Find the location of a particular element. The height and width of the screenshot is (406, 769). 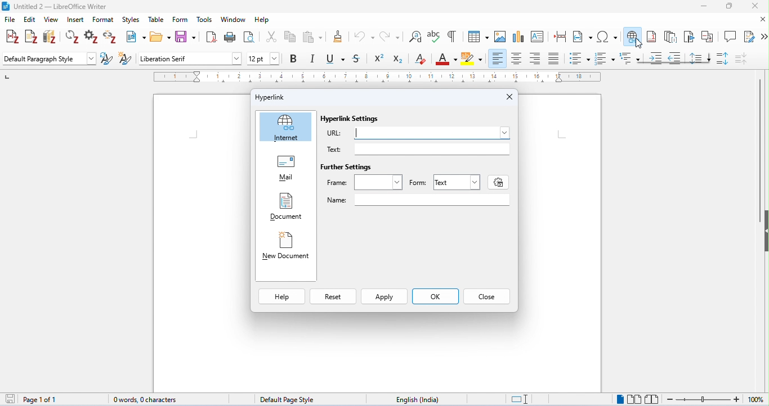

cut is located at coordinates (271, 36).